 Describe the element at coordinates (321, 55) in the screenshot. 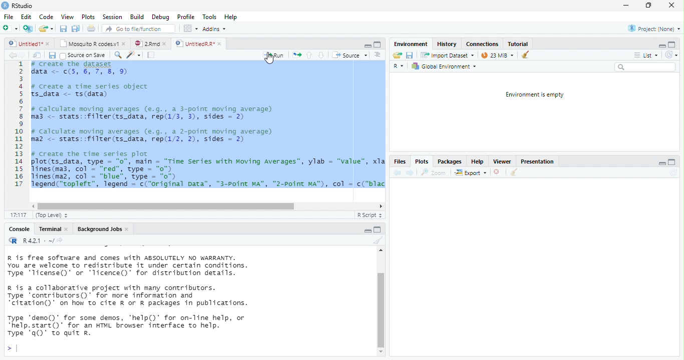

I see `down` at that location.